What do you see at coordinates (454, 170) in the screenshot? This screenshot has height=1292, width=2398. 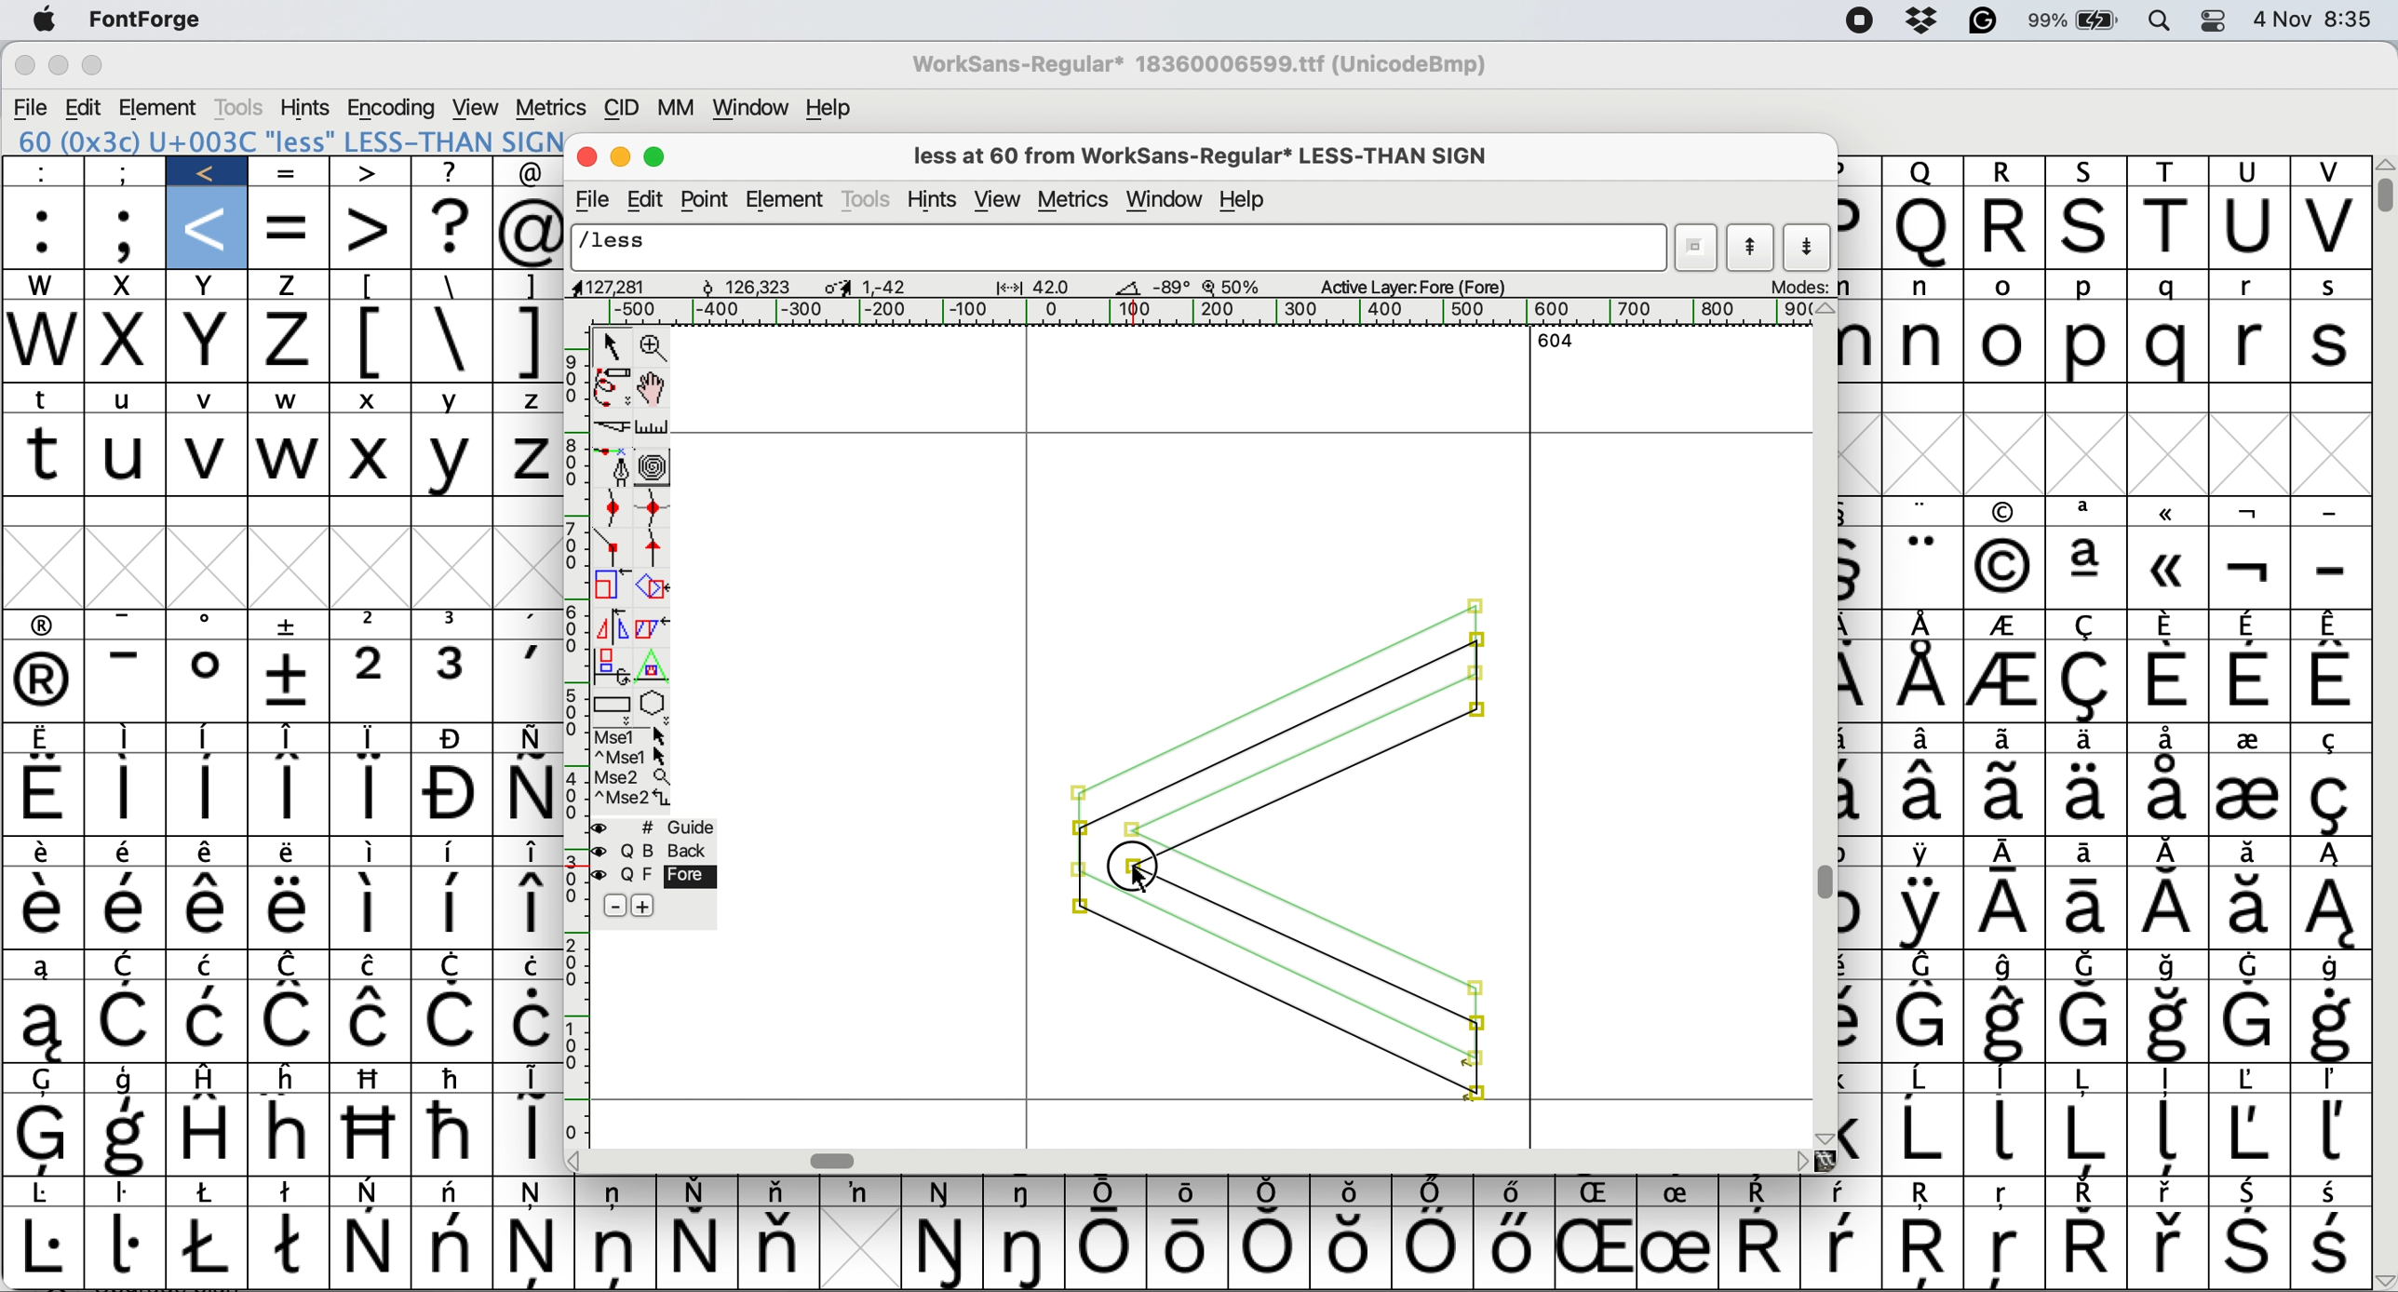 I see `?` at bounding box center [454, 170].